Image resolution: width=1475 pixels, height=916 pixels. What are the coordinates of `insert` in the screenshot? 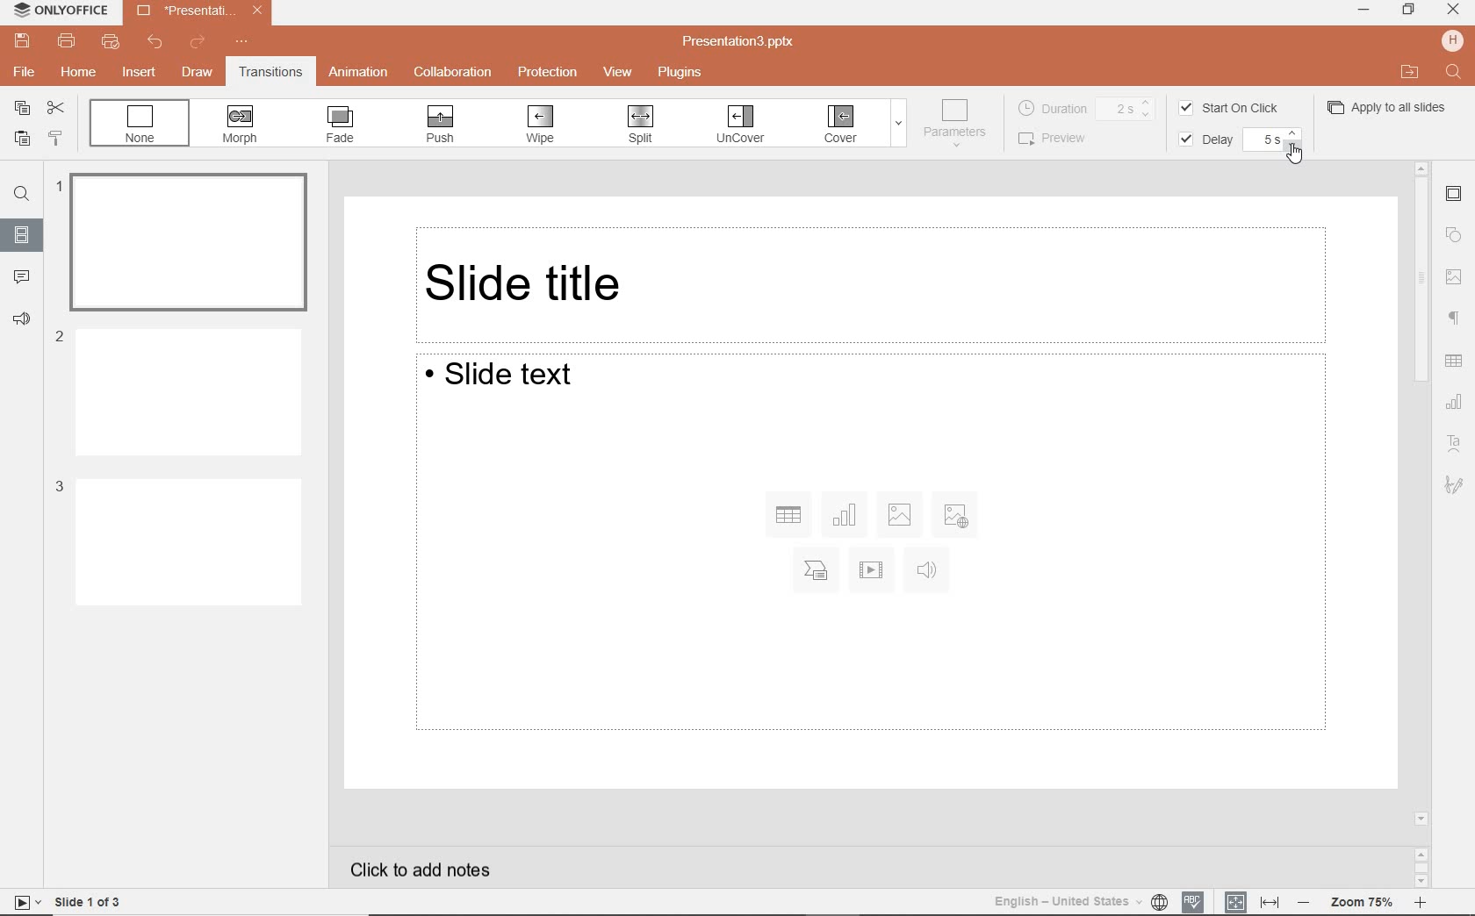 It's located at (138, 71).